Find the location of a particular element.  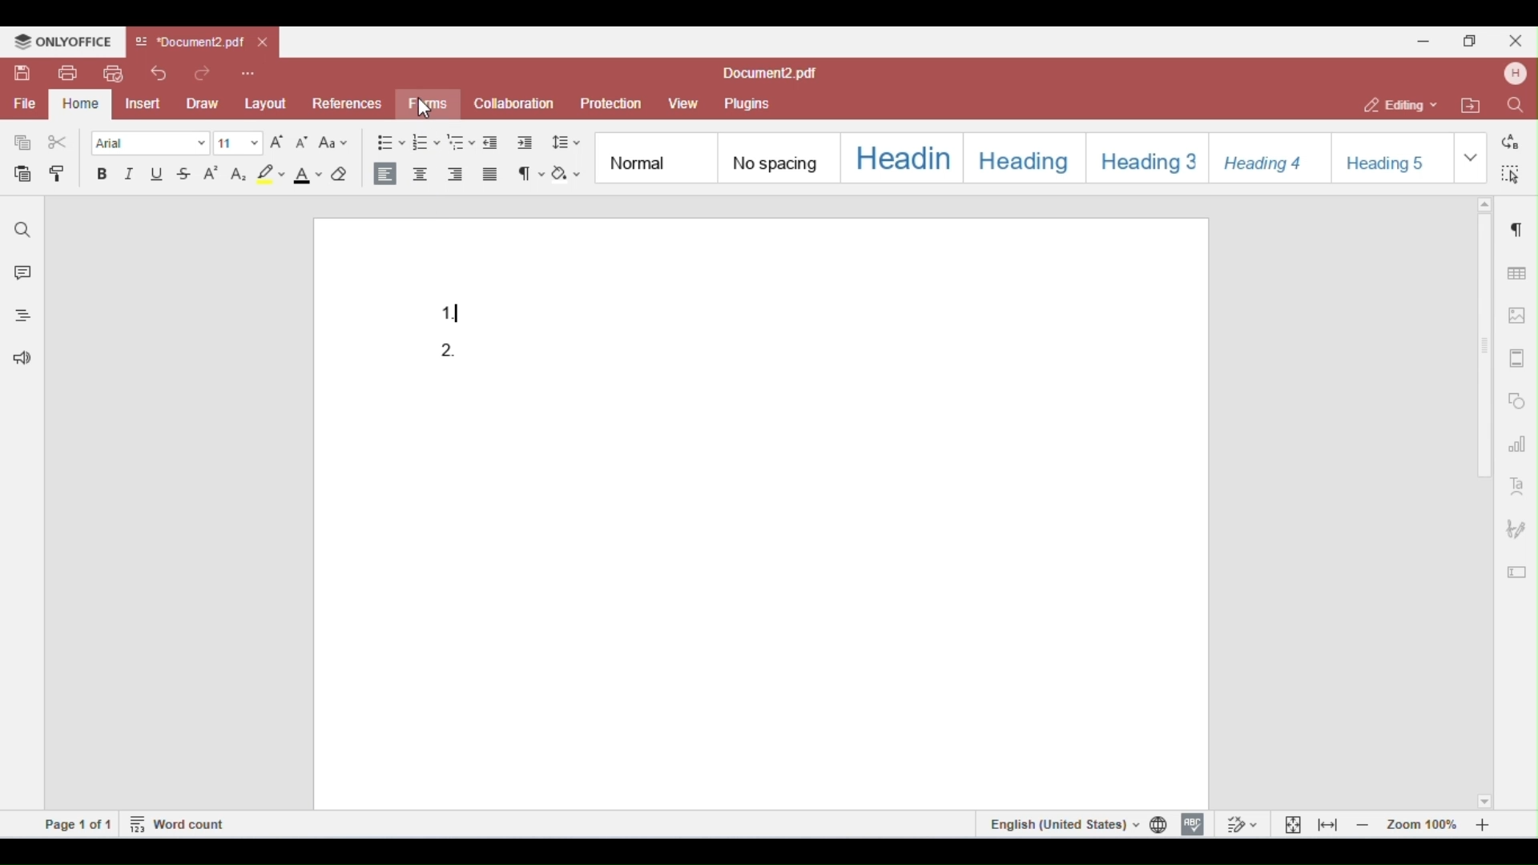

copy style is located at coordinates (61, 175).